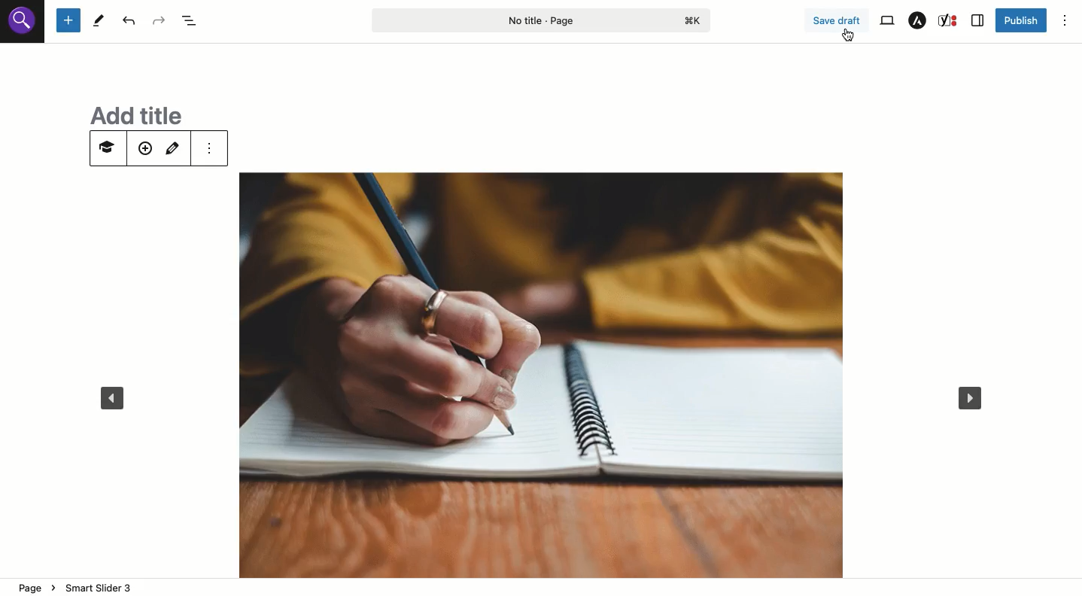  I want to click on Redo, so click(158, 21).